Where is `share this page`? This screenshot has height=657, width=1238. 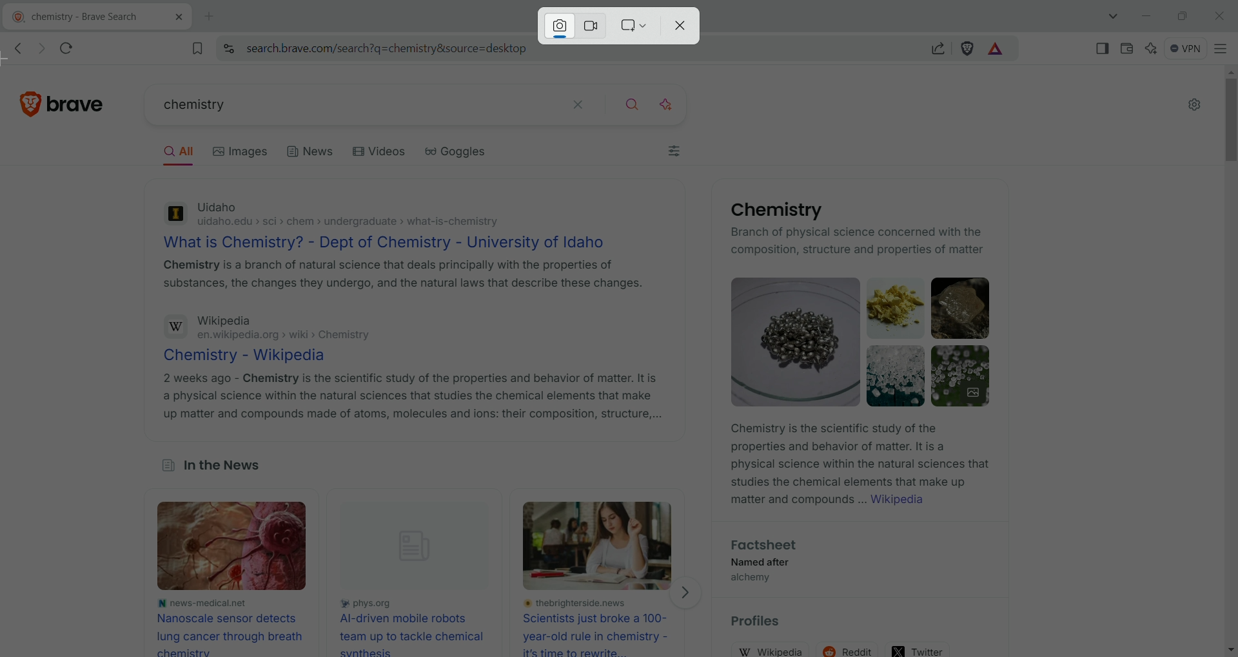 share this page is located at coordinates (938, 48).